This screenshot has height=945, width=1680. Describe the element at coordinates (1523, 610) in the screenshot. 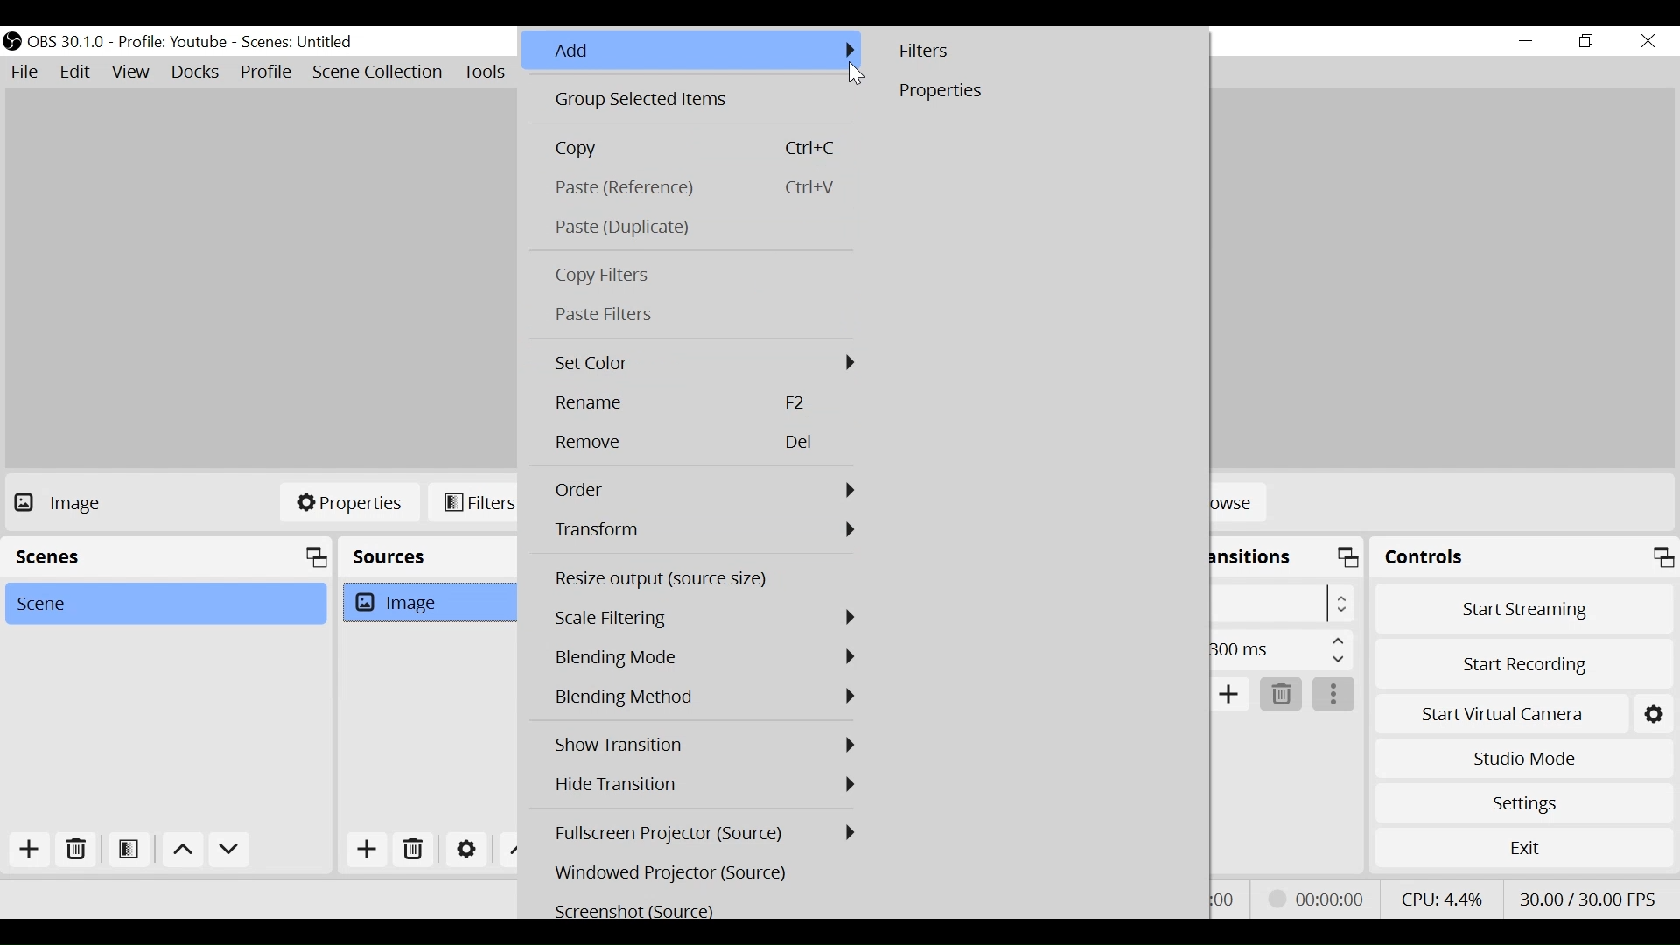

I see `Start Streaming` at that location.